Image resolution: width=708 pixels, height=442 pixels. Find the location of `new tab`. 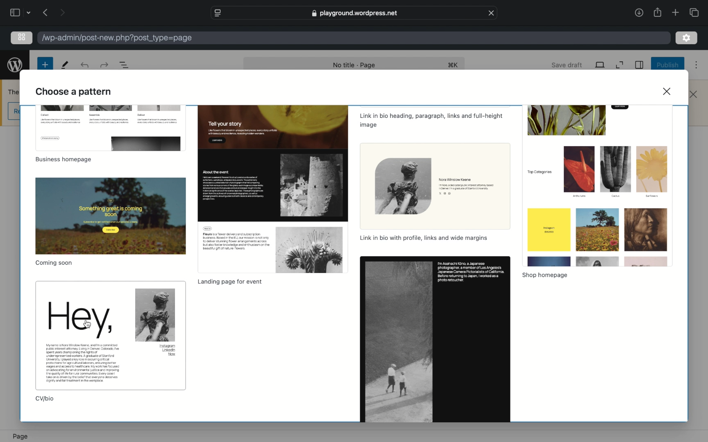

new tab is located at coordinates (675, 13).